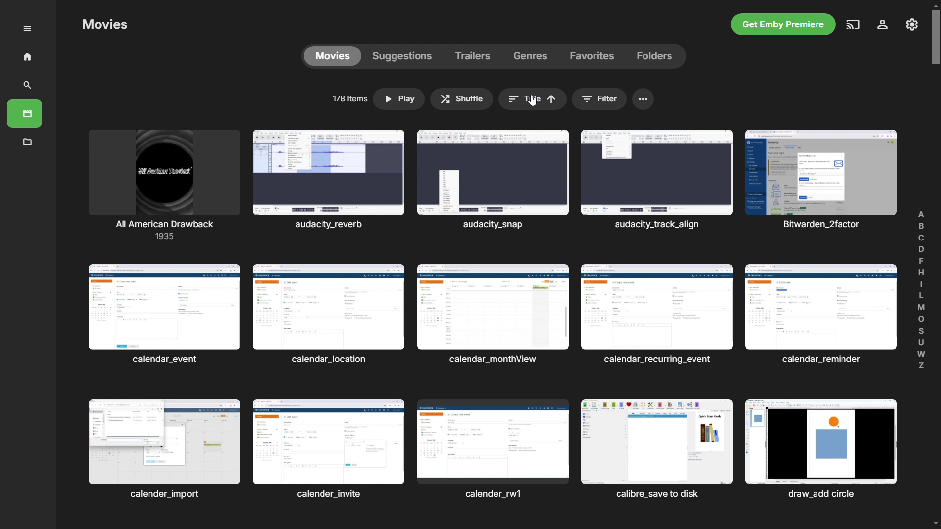 This screenshot has height=529, width=941. I want to click on account, so click(881, 25).